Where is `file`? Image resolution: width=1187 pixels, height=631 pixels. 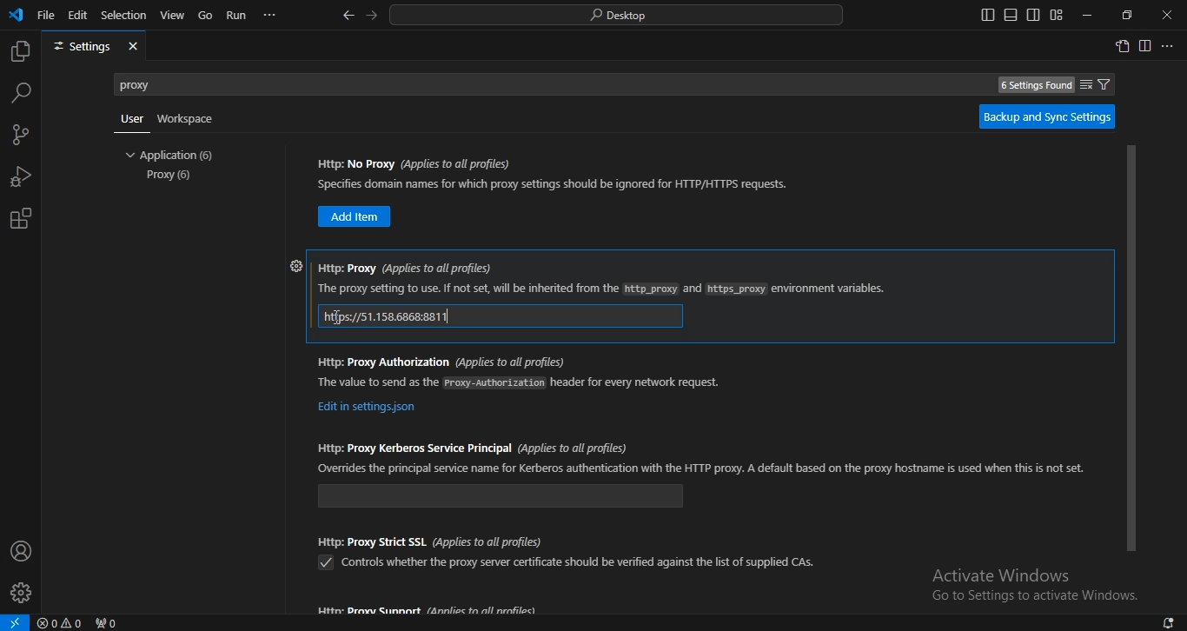
file is located at coordinates (47, 14).